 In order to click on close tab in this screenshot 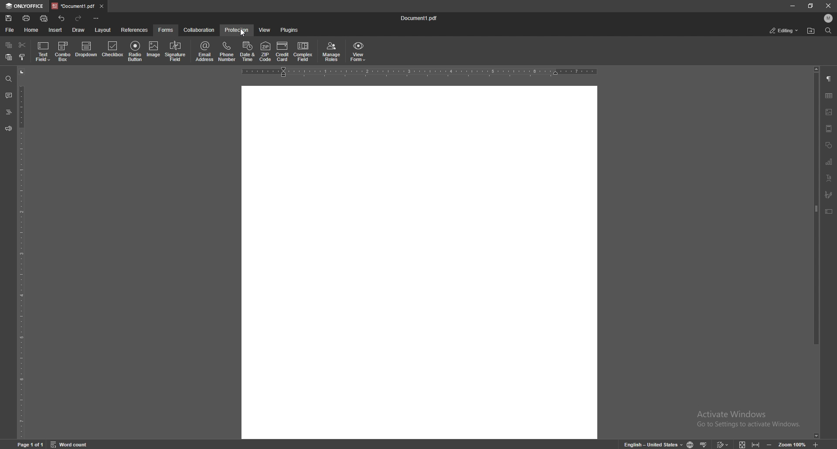, I will do `click(102, 6)`.